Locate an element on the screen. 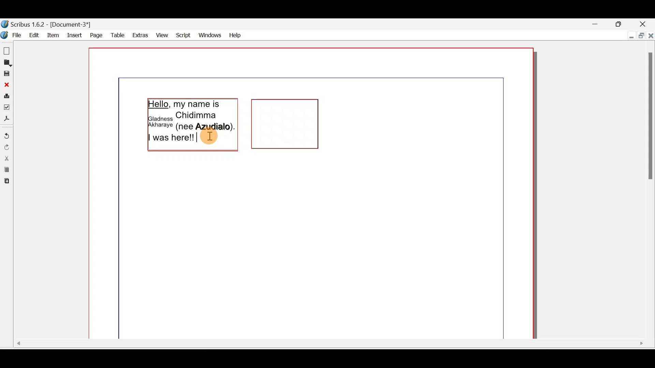  Preflight verifier is located at coordinates (7, 107).